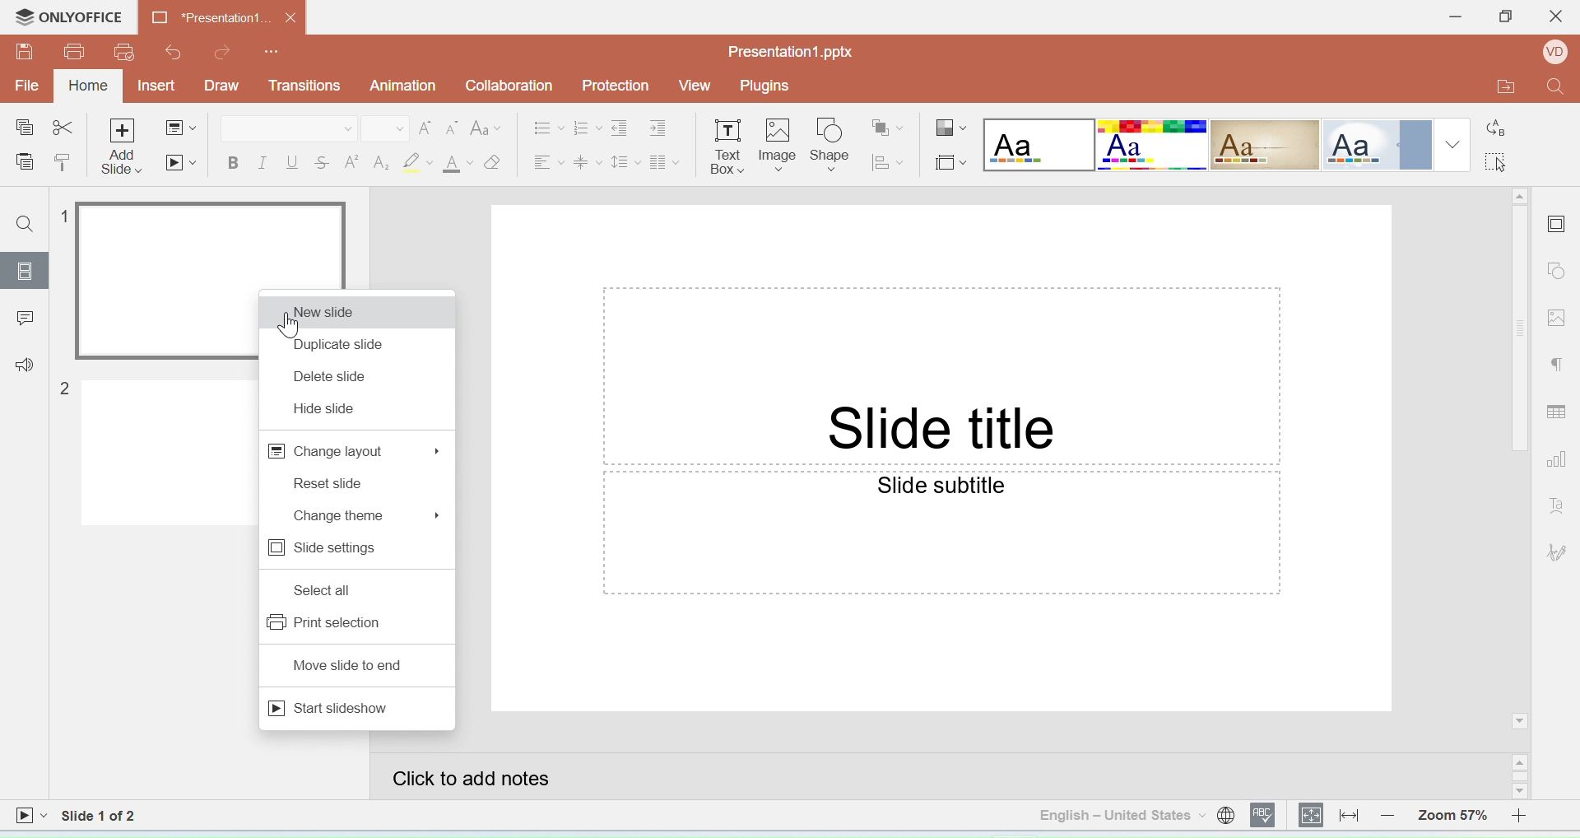  I want to click on Slide title, so click(941, 431).